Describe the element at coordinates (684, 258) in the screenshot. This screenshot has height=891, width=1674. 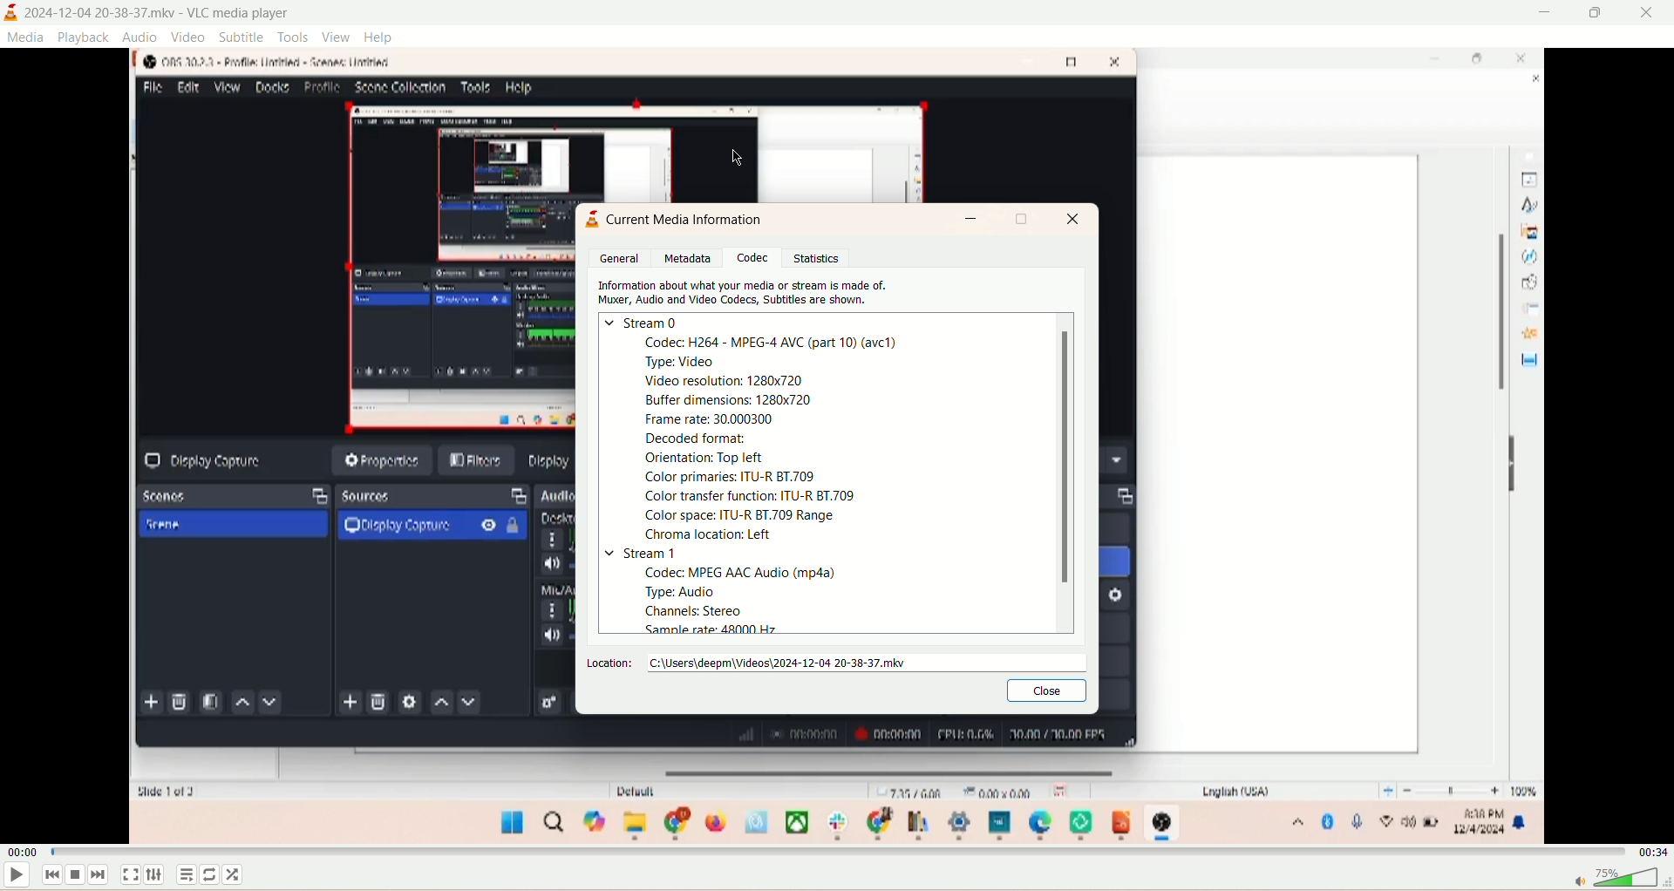
I see `metadata` at that location.